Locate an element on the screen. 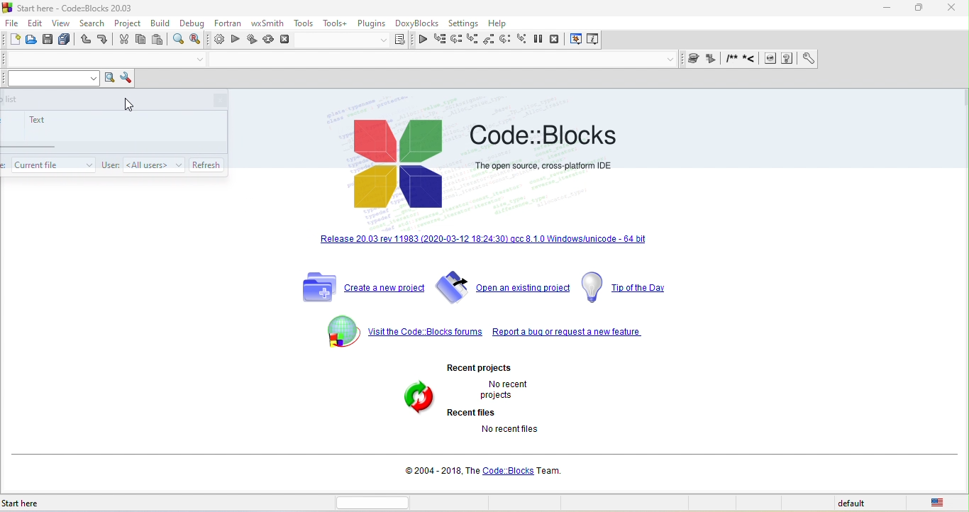 This screenshot has width=969, height=512. code blocks is located at coordinates (401, 165).